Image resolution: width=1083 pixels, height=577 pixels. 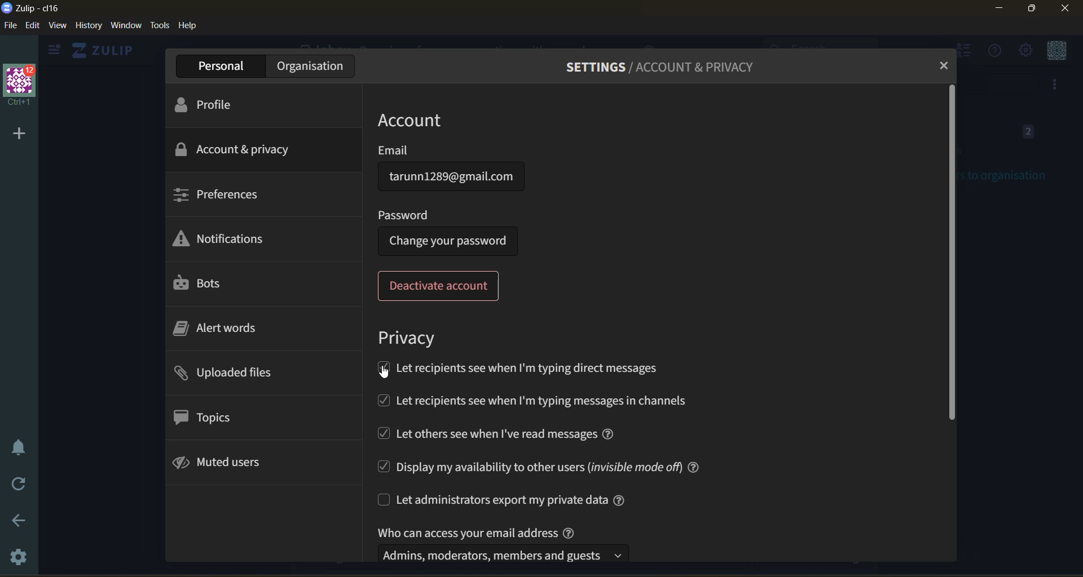 I want to click on option to invite users to organisation, so click(x=1056, y=86).